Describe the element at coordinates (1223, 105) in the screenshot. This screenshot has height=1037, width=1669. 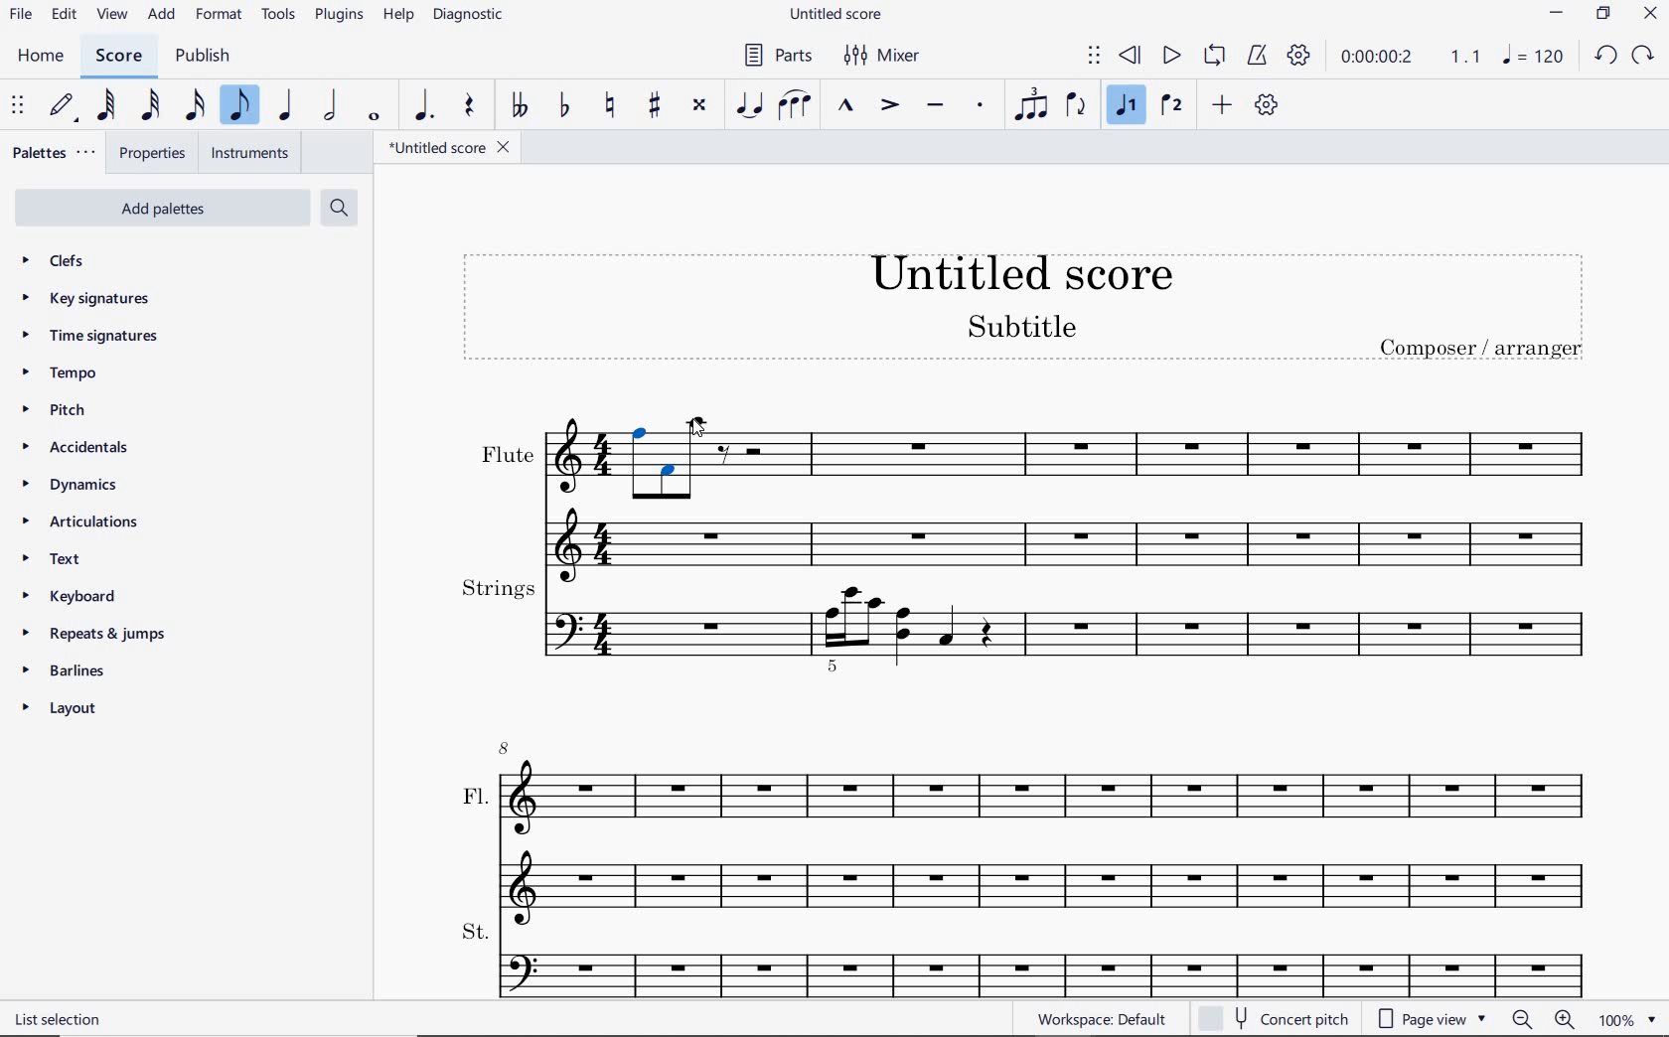
I see `ADD` at that location.